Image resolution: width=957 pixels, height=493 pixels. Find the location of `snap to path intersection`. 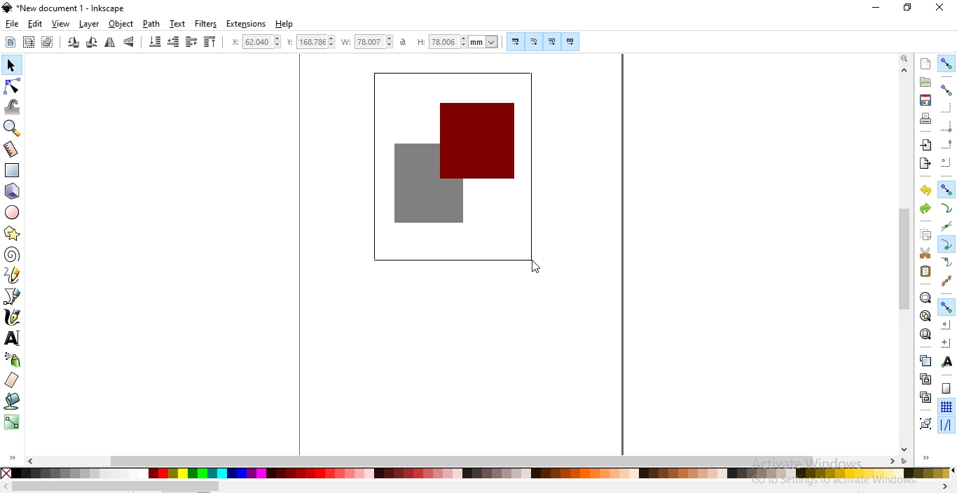

snap to path intersection is located at coordinates (945, 227).